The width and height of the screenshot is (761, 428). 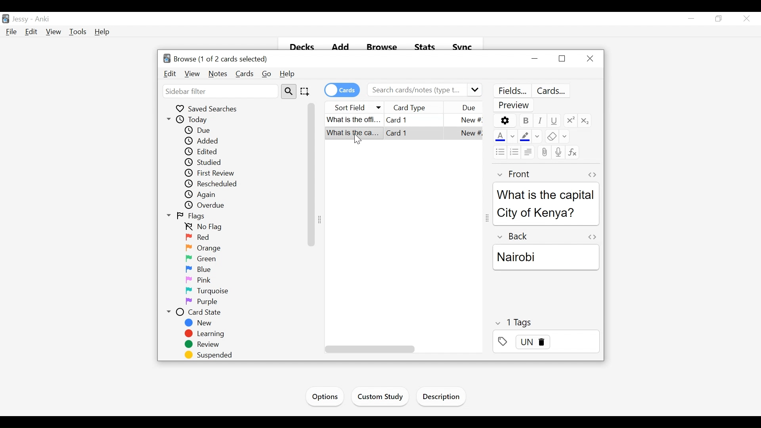 What do you see at coordinates (499, 152) in the screenshot?
I see `Unordered list` at bounding box center [499, 152].